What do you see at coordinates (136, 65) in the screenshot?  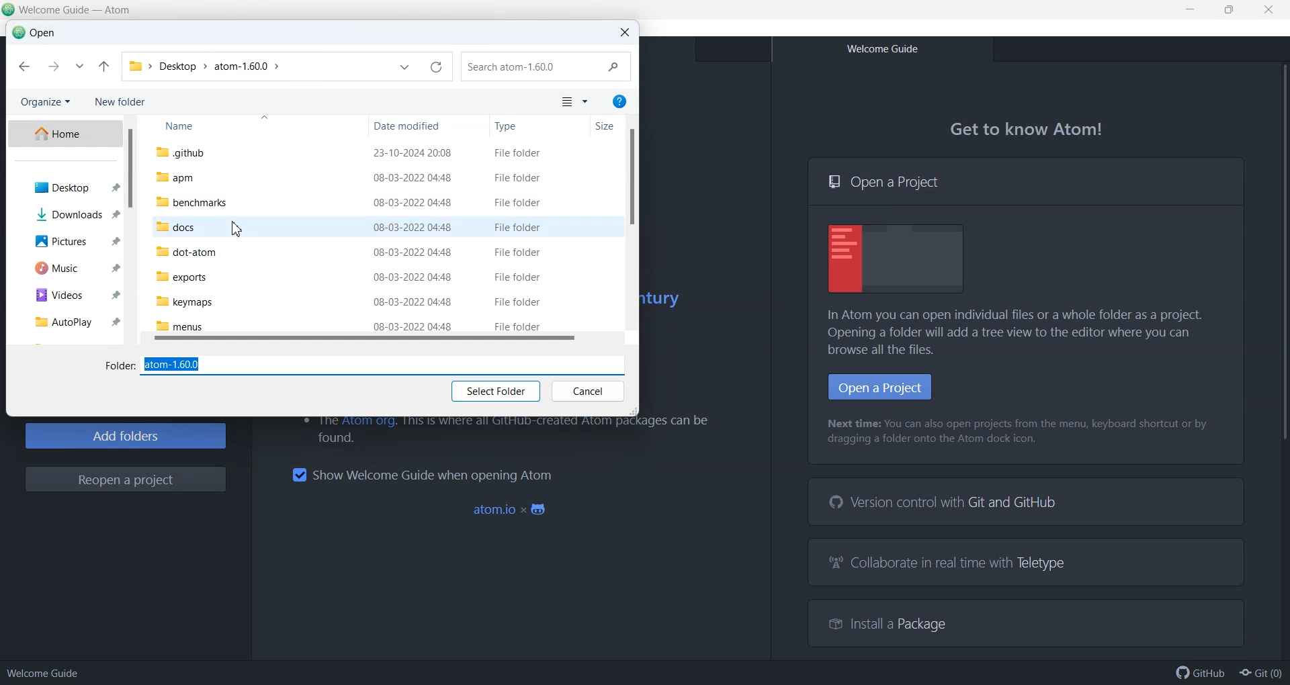 I see `Folder` at bounding box center [136, 65].